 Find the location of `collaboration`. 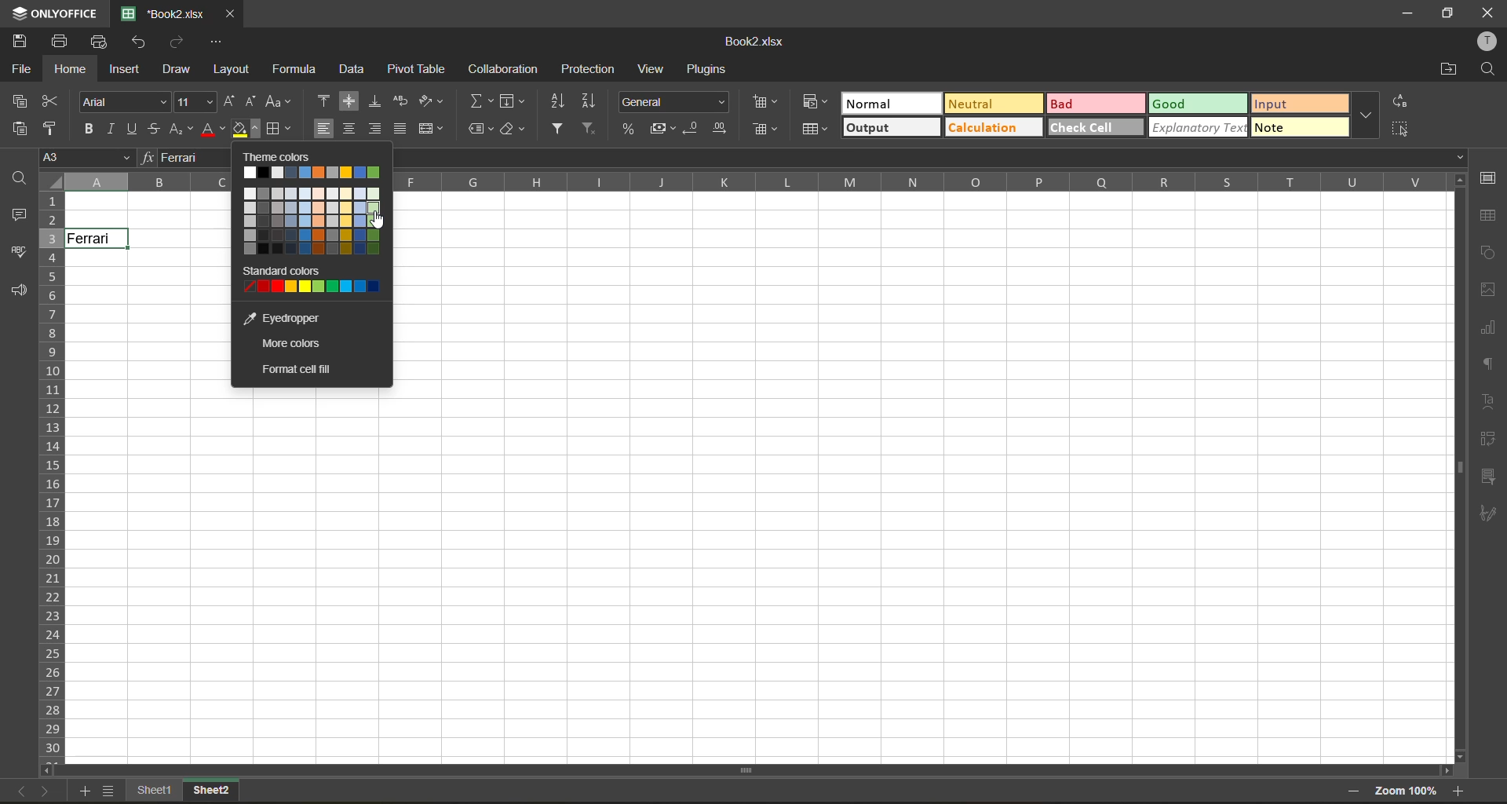

collaboration is located at coordinates (505, 70).